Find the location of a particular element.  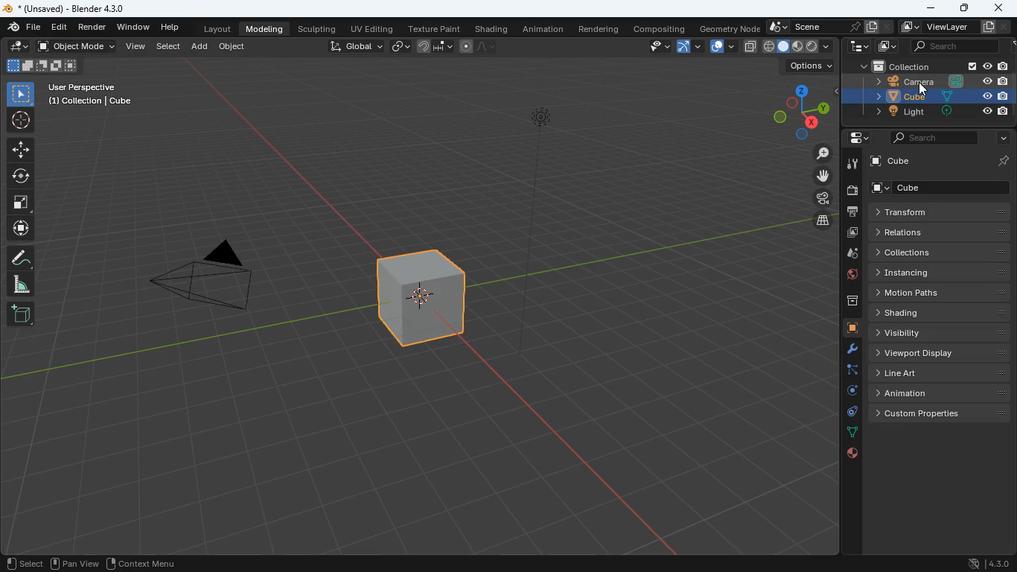

new is located at coordinates (21, 312).